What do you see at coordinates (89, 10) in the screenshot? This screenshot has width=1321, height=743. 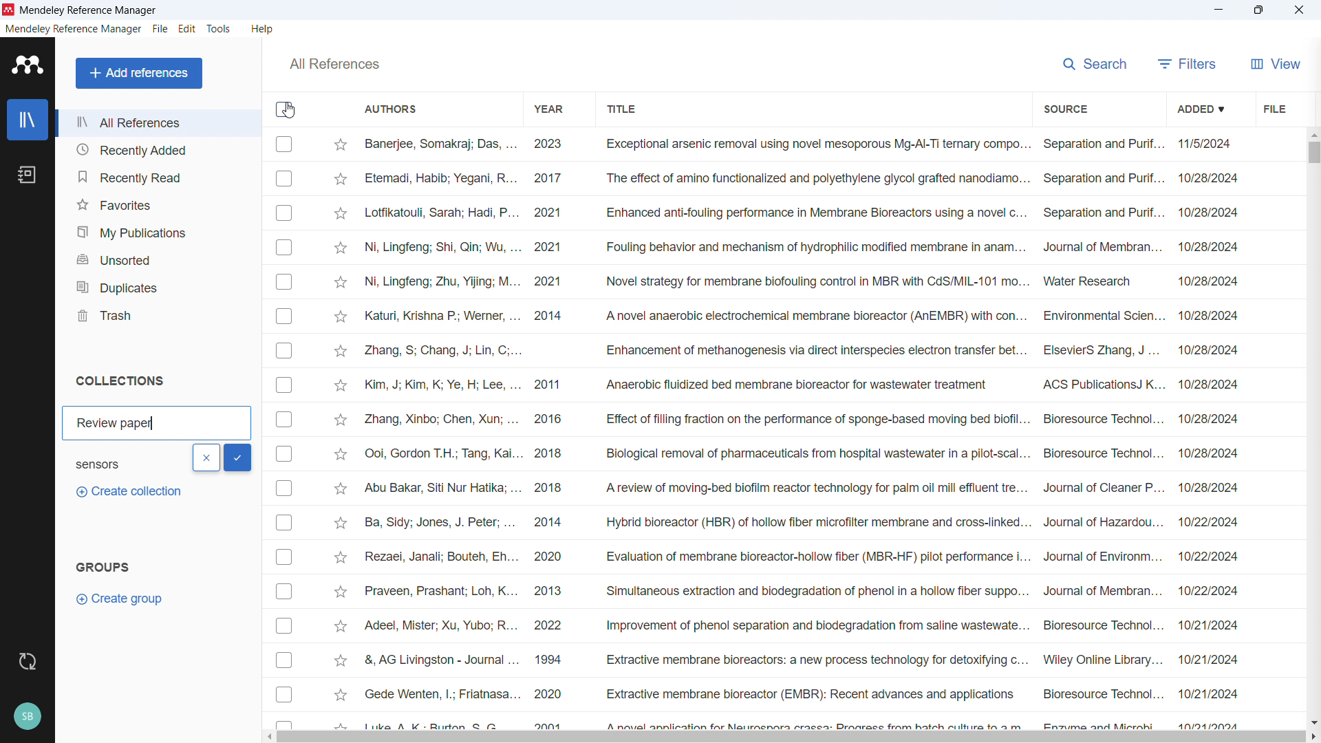 I see `Mendeley reference` at bounding box center [89, 10].